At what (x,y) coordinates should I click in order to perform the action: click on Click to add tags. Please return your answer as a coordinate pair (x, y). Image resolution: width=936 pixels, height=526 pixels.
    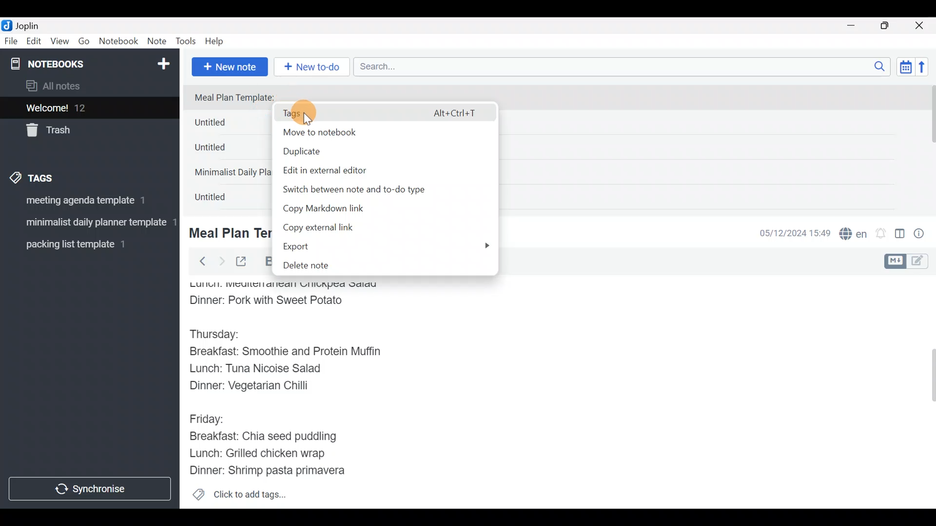
    Looking at the image, I should click on (239, 498).